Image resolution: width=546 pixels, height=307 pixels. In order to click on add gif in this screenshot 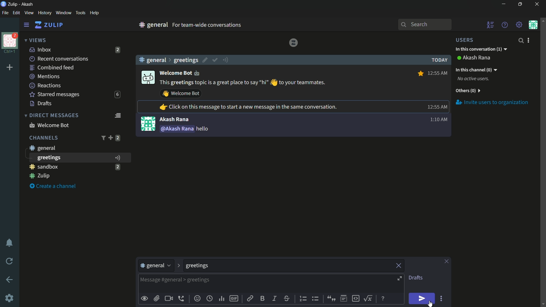, I will do `click(233, 298)`.